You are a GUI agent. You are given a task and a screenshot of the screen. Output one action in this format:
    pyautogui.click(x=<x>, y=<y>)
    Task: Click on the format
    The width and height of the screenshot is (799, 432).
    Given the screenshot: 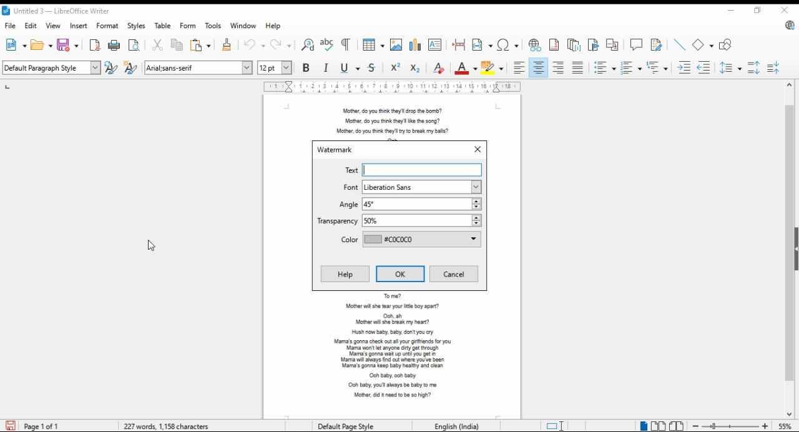 What is the action you would take?
    pyautogui.click(x=107, y=25)
    